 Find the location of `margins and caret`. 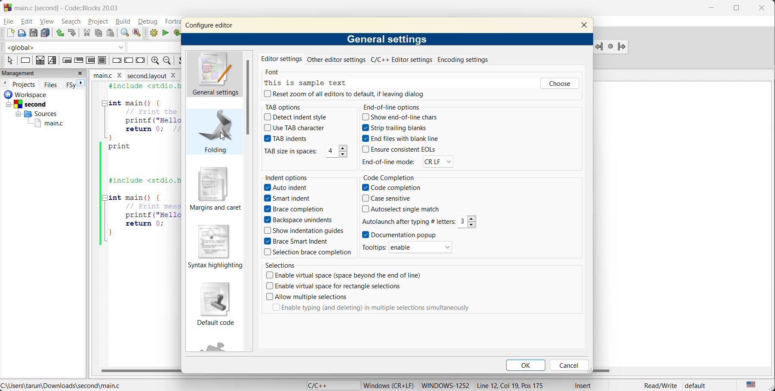

margins and caret is located at coordinates (217, 188).